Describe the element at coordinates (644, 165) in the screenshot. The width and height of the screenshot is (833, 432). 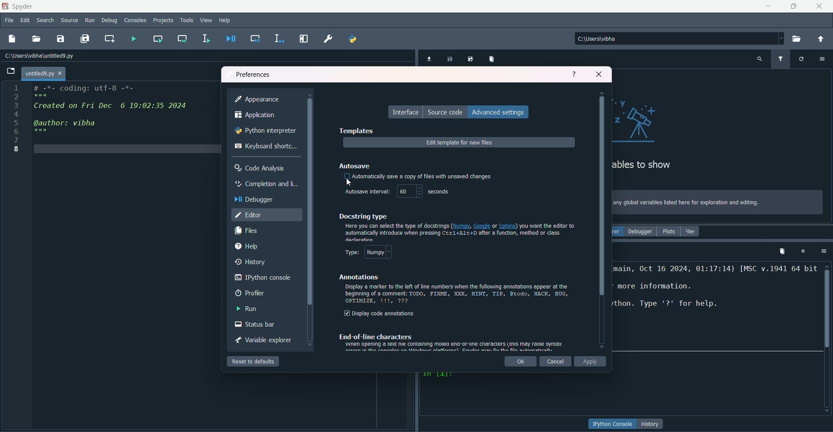
I see `text` at that location.